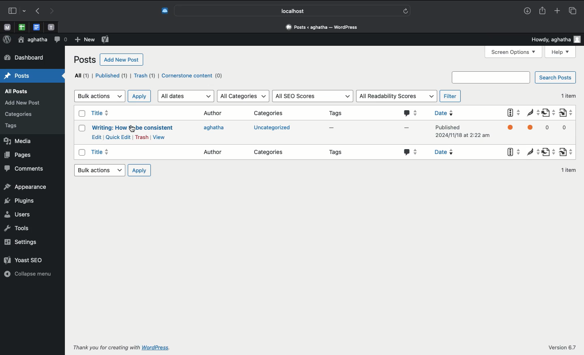  I want to click on pinned tab, so click(6, 26).